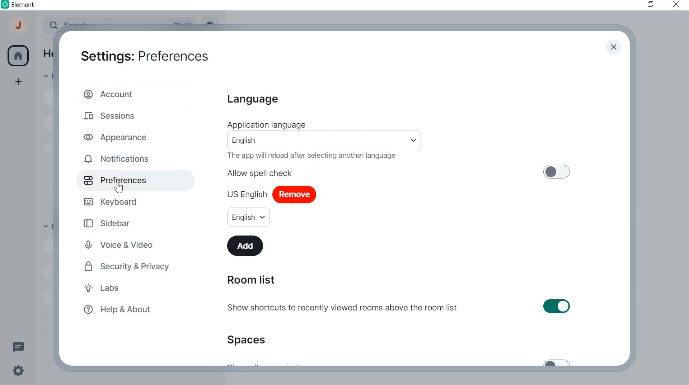 This screenshot has height=385, width=689. What do you see at coordinates (119, 137) in the screenshot?
I see `APPEARANCE` at bounding box center [119, 137].